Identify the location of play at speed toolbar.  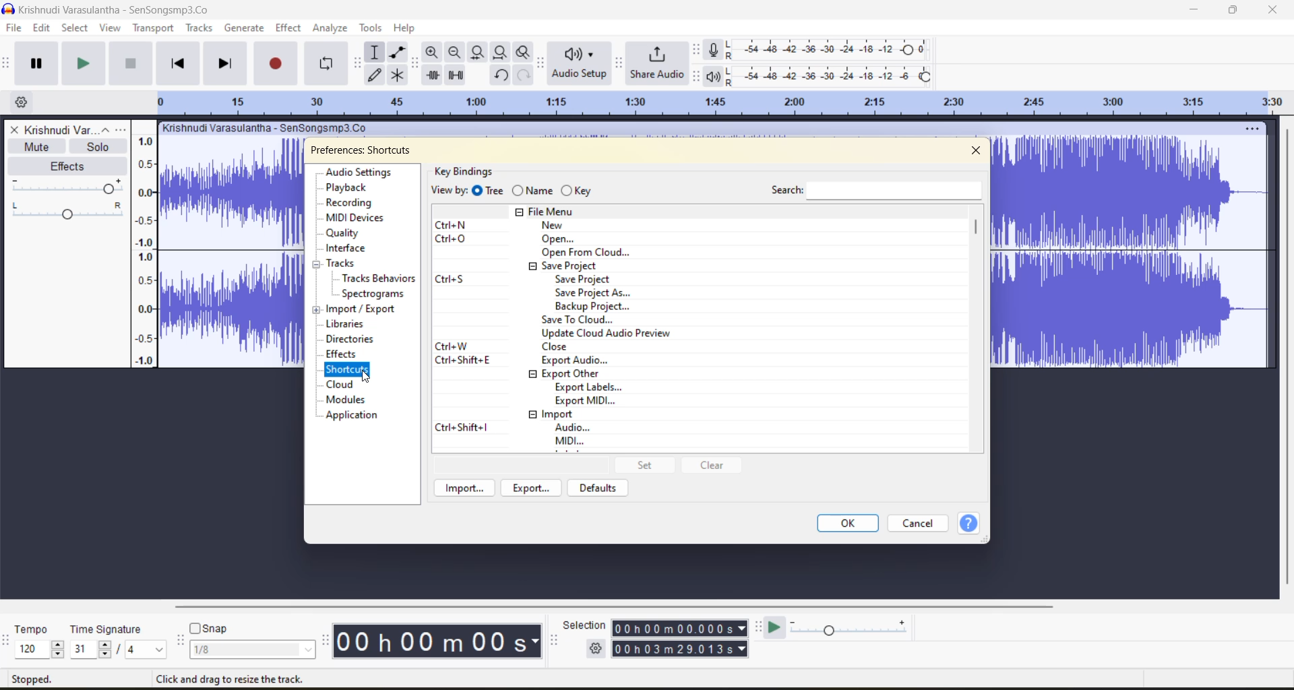
(760, 627).